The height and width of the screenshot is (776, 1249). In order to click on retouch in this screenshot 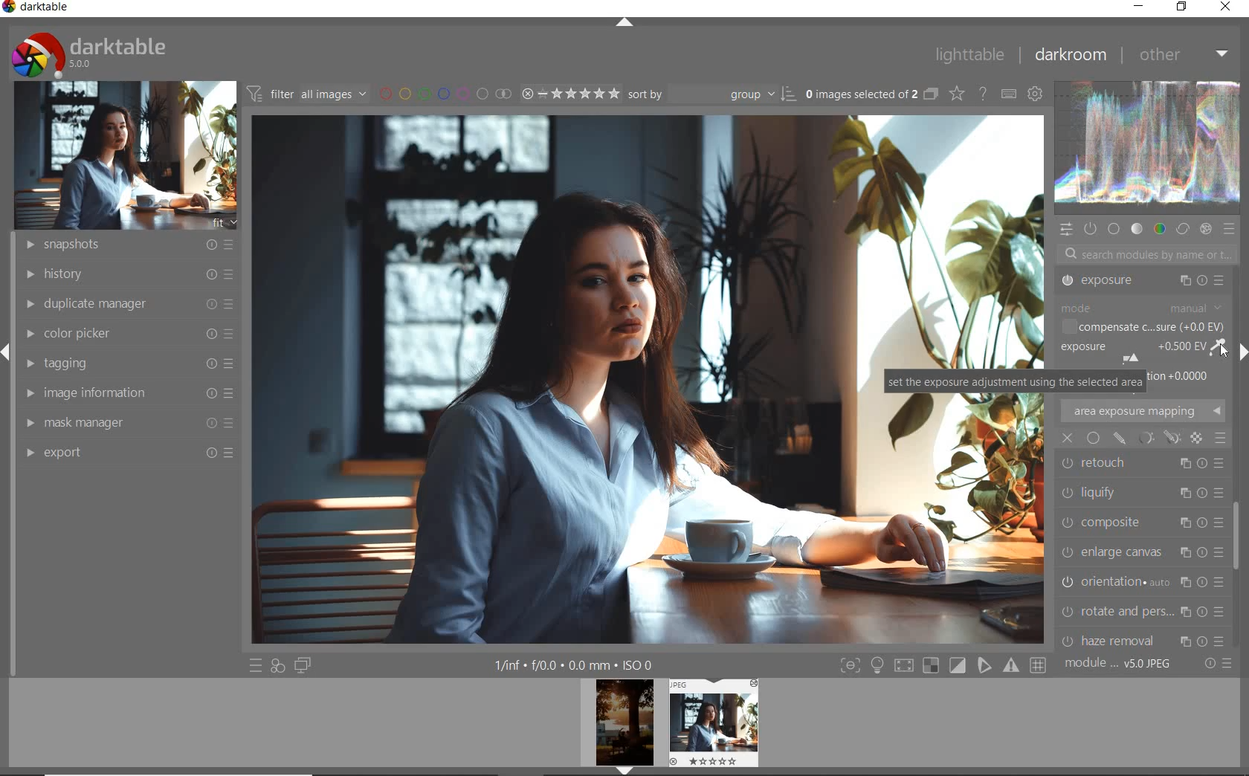, I will do `click(1130, 461)`.